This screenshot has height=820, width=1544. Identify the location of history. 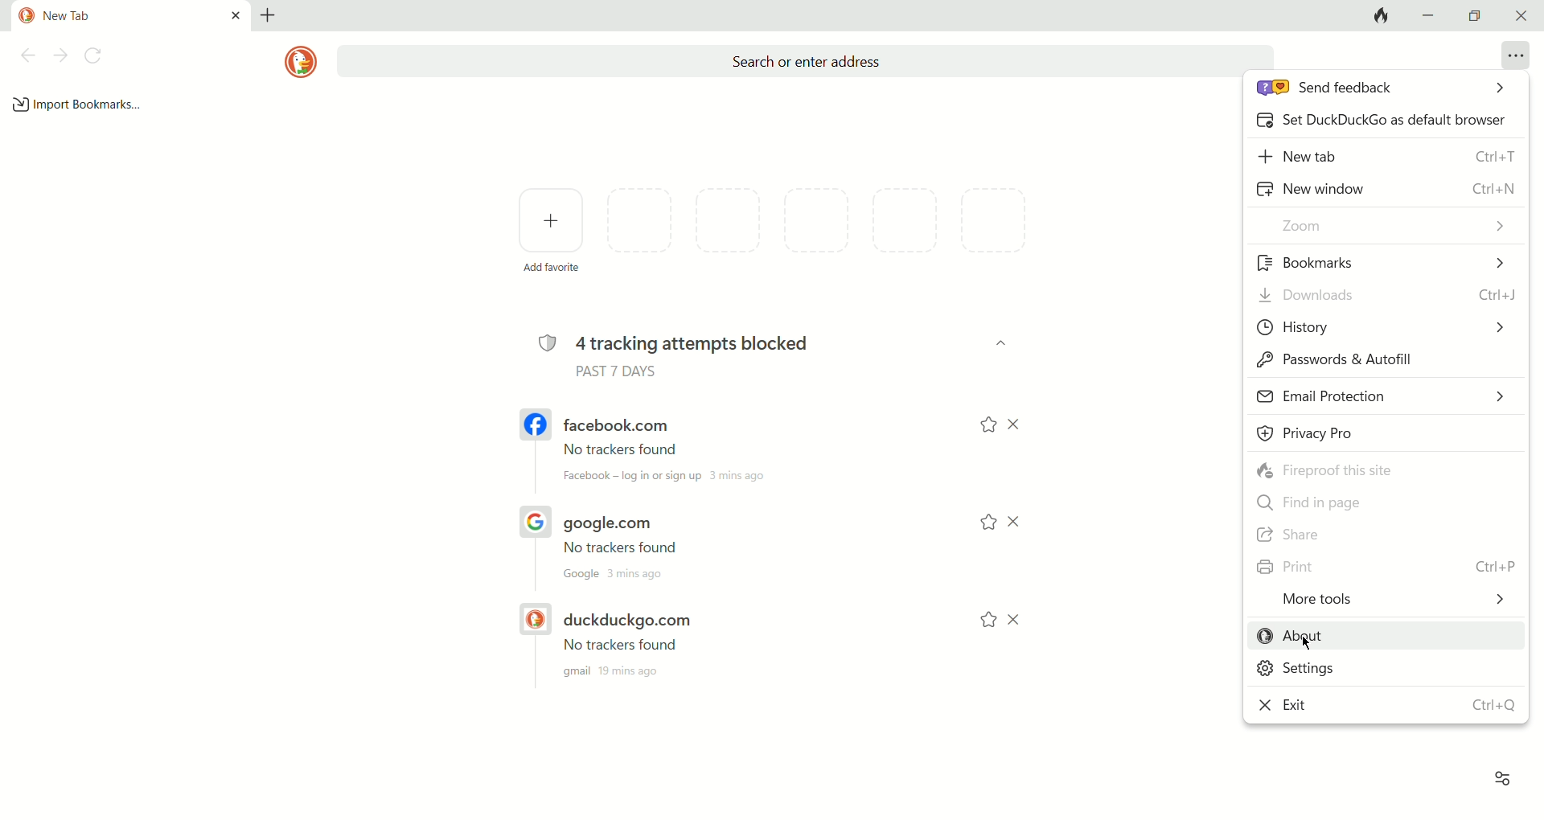
(1379, 326).